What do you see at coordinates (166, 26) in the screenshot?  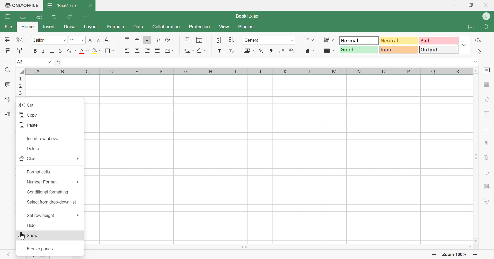 I see `Collaboration` at bounding box center [166, 26].